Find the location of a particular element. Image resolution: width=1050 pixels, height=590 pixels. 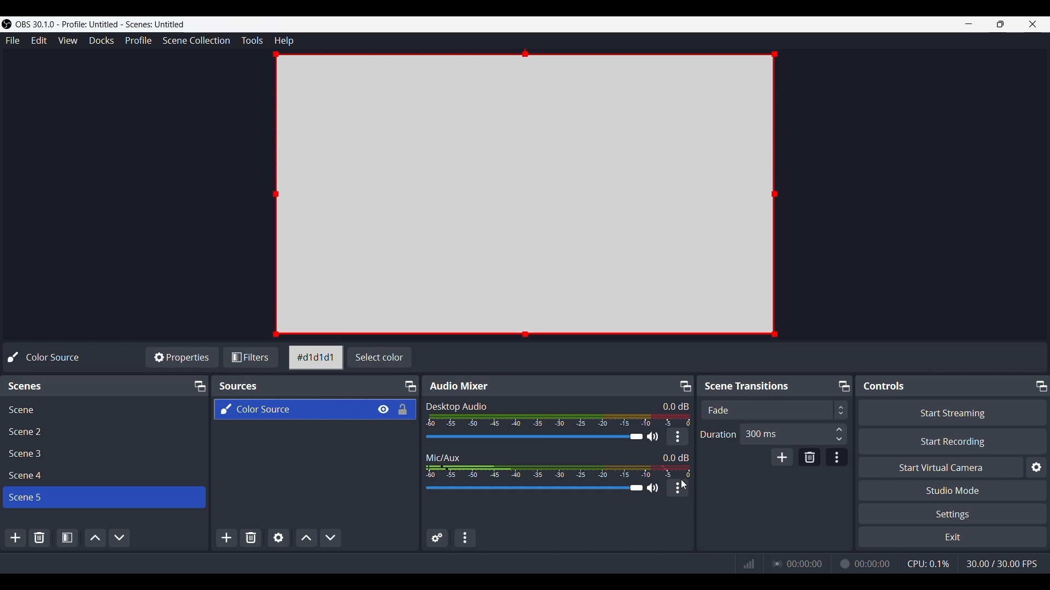

Change canvas color is located at coordinates (380, 357).